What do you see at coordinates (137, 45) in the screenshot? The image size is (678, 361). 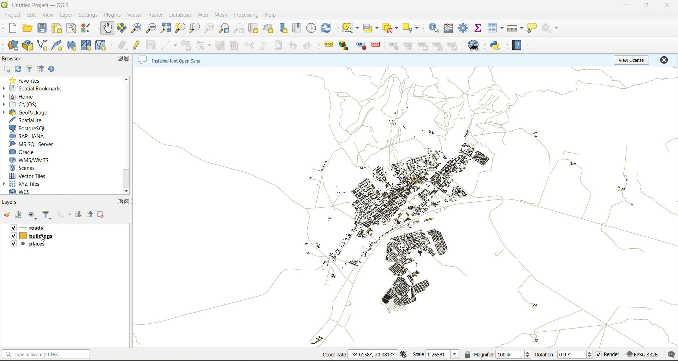 I see `toggle edits` at bounding box center [137, 45].